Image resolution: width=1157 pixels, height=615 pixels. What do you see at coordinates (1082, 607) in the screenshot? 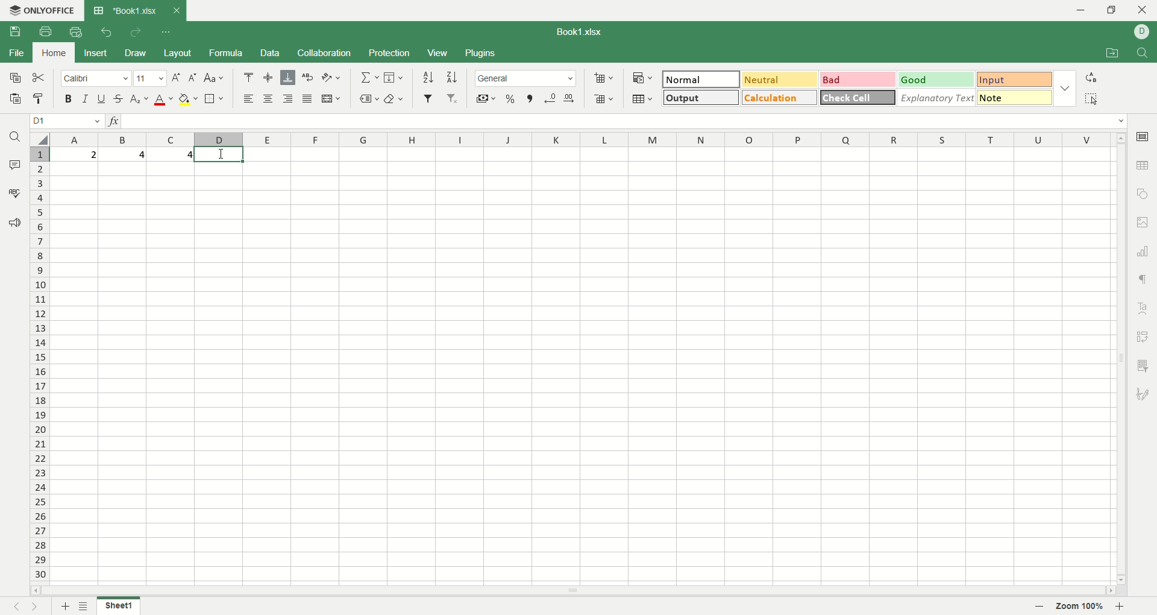
I see `zoom factor` at bounding box center [1082, 607].